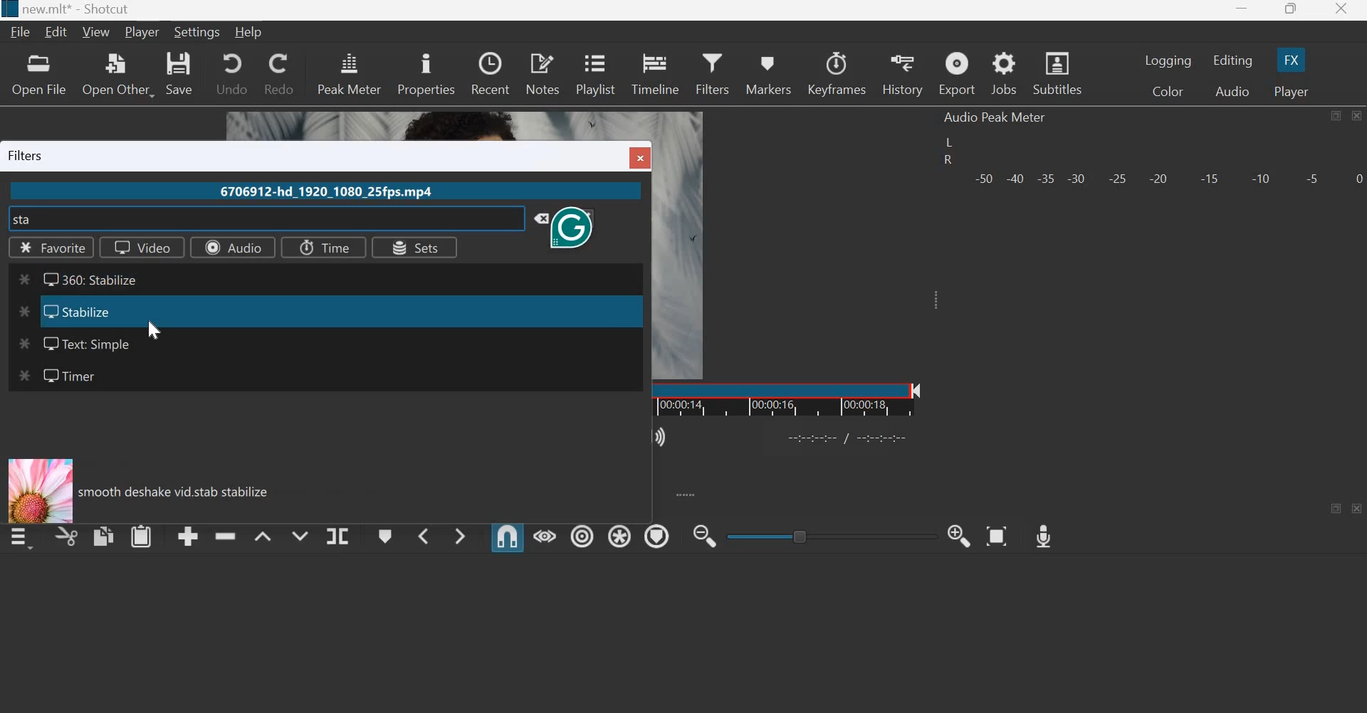 This screenshot has width=1367, height=713. Describe the element at coordinates (426, 72) in the screenshot. I see `Properties` at that location.